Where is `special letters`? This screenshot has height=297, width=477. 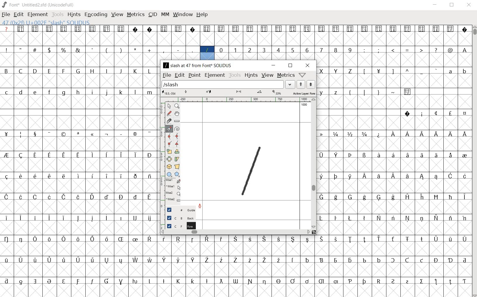 special letters is located at coordinates (393, 217).